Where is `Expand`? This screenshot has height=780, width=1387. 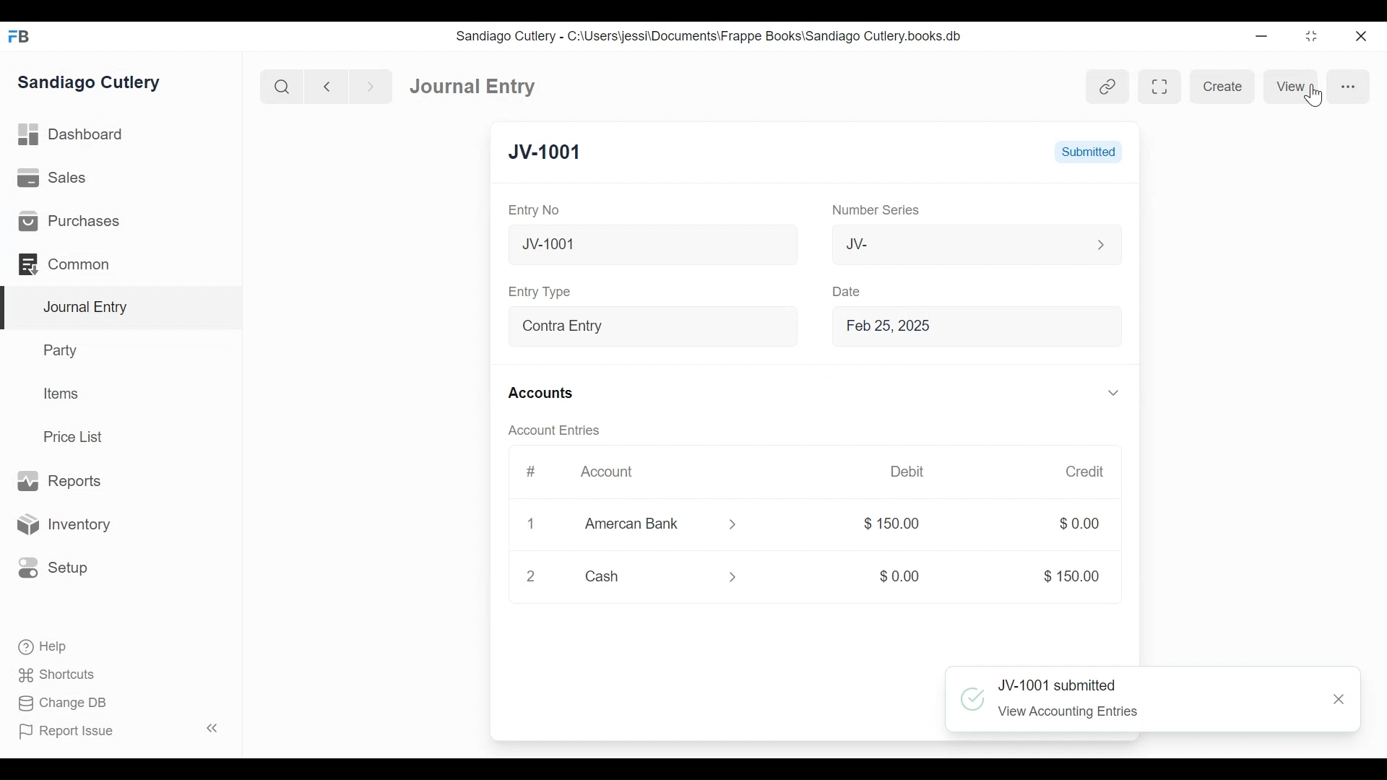
Expand is located at coordinates (1110, 394).